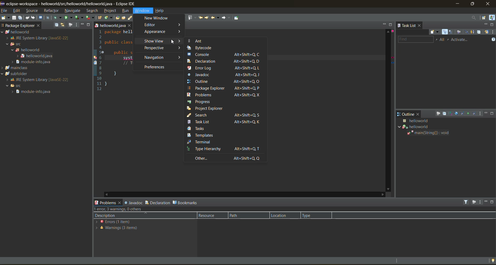 This screenshot has height=265, width=496. What do you see at coordinates (39, 26) in the screenshot?
I see `close` at bounding box center [39, 26].